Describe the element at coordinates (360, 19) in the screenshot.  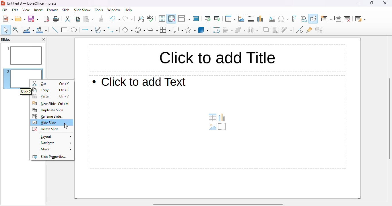
I see `slide layout` at that location.